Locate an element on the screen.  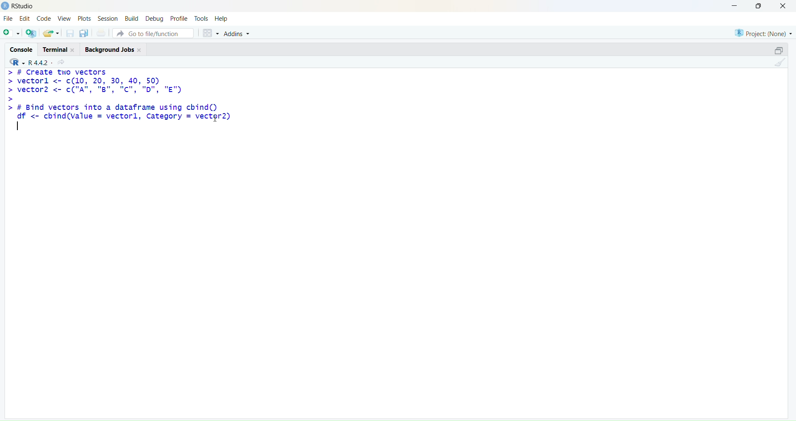
View is located at coordinates (64, 18).